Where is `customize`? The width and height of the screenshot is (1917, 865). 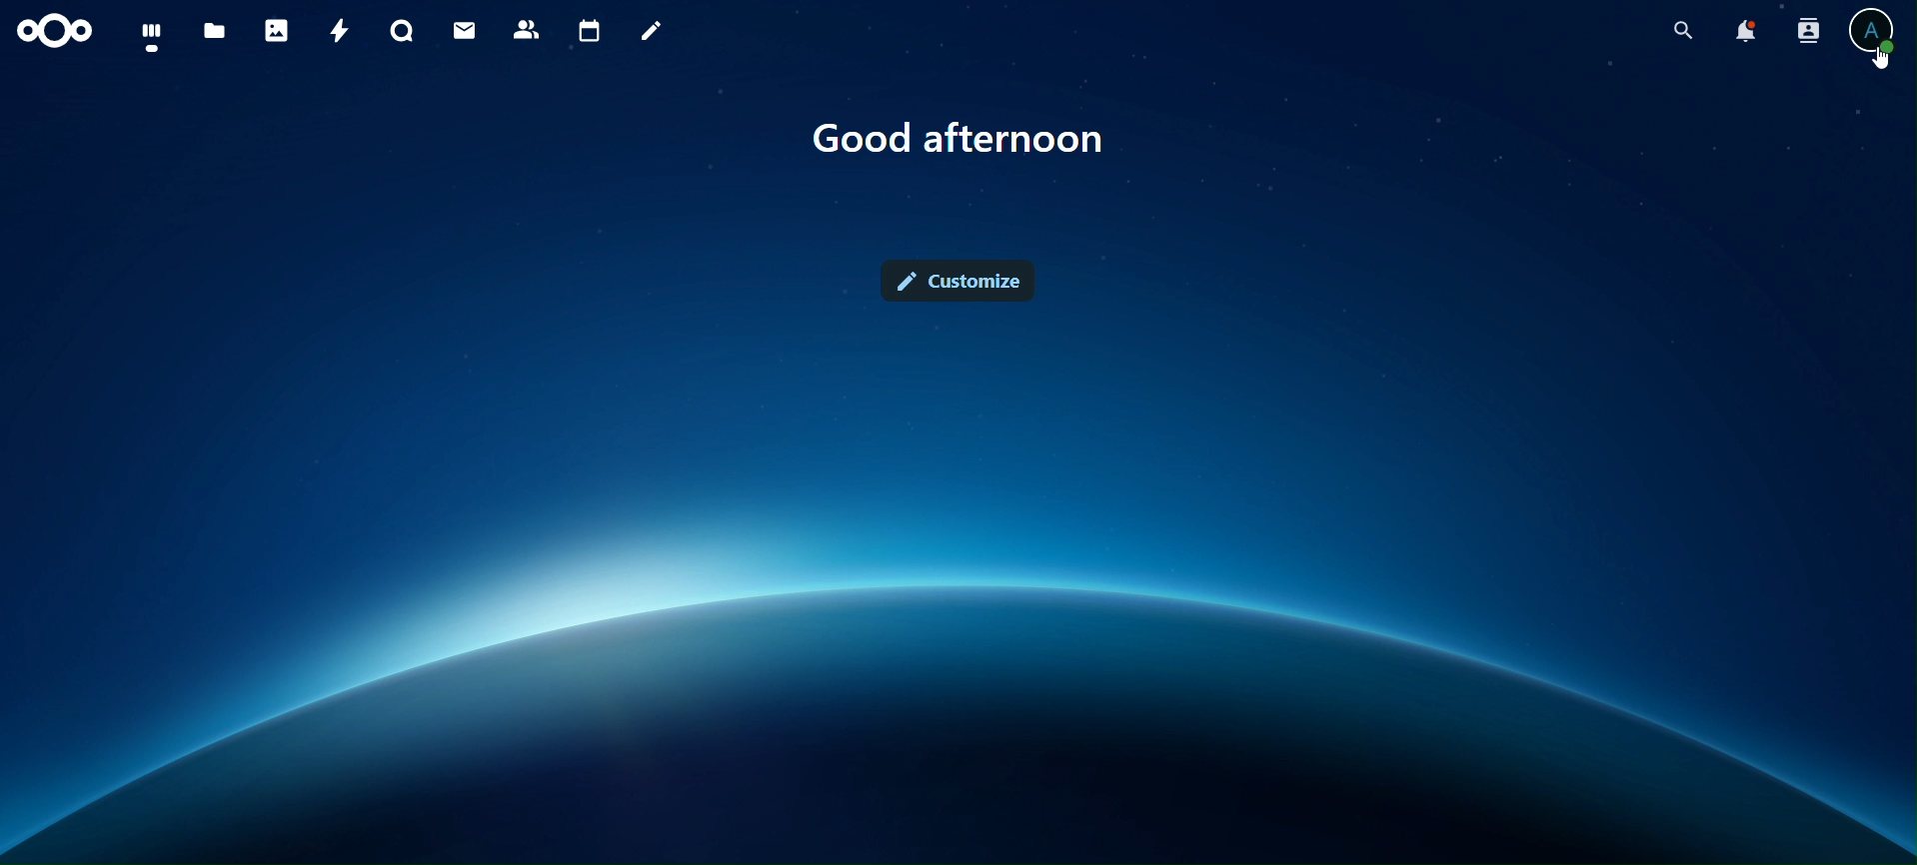 customize is located at coordinates (963, 281).